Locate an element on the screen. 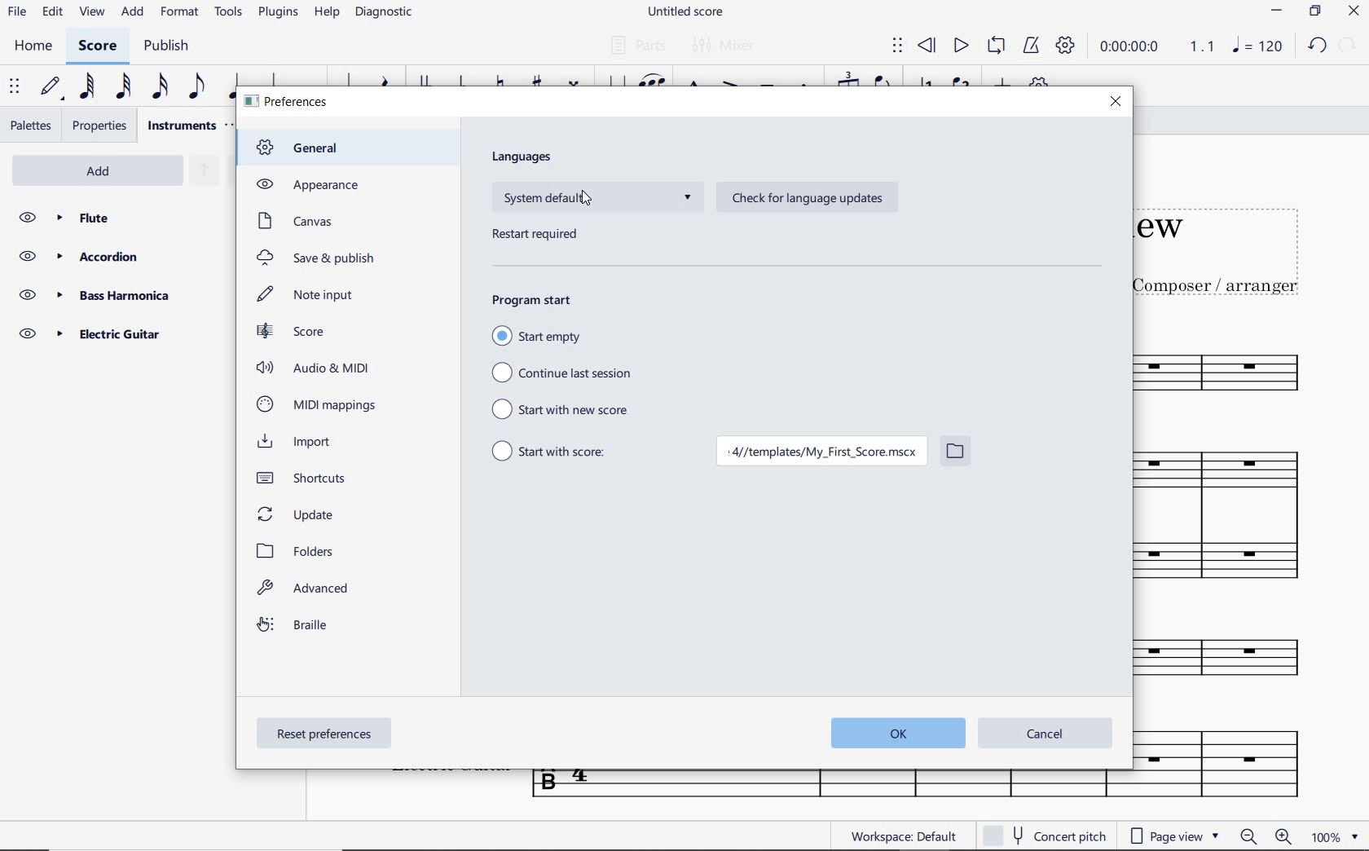 The image size is (1369, 851). path is located at coordinates (819, 453).